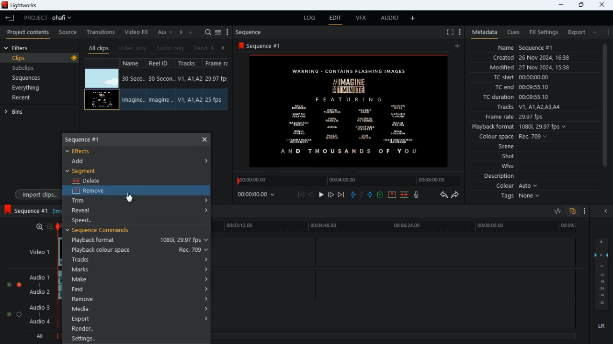  Describe the element at coordinates (39, 277) in the screenshot. I see `audio 1` at that location.